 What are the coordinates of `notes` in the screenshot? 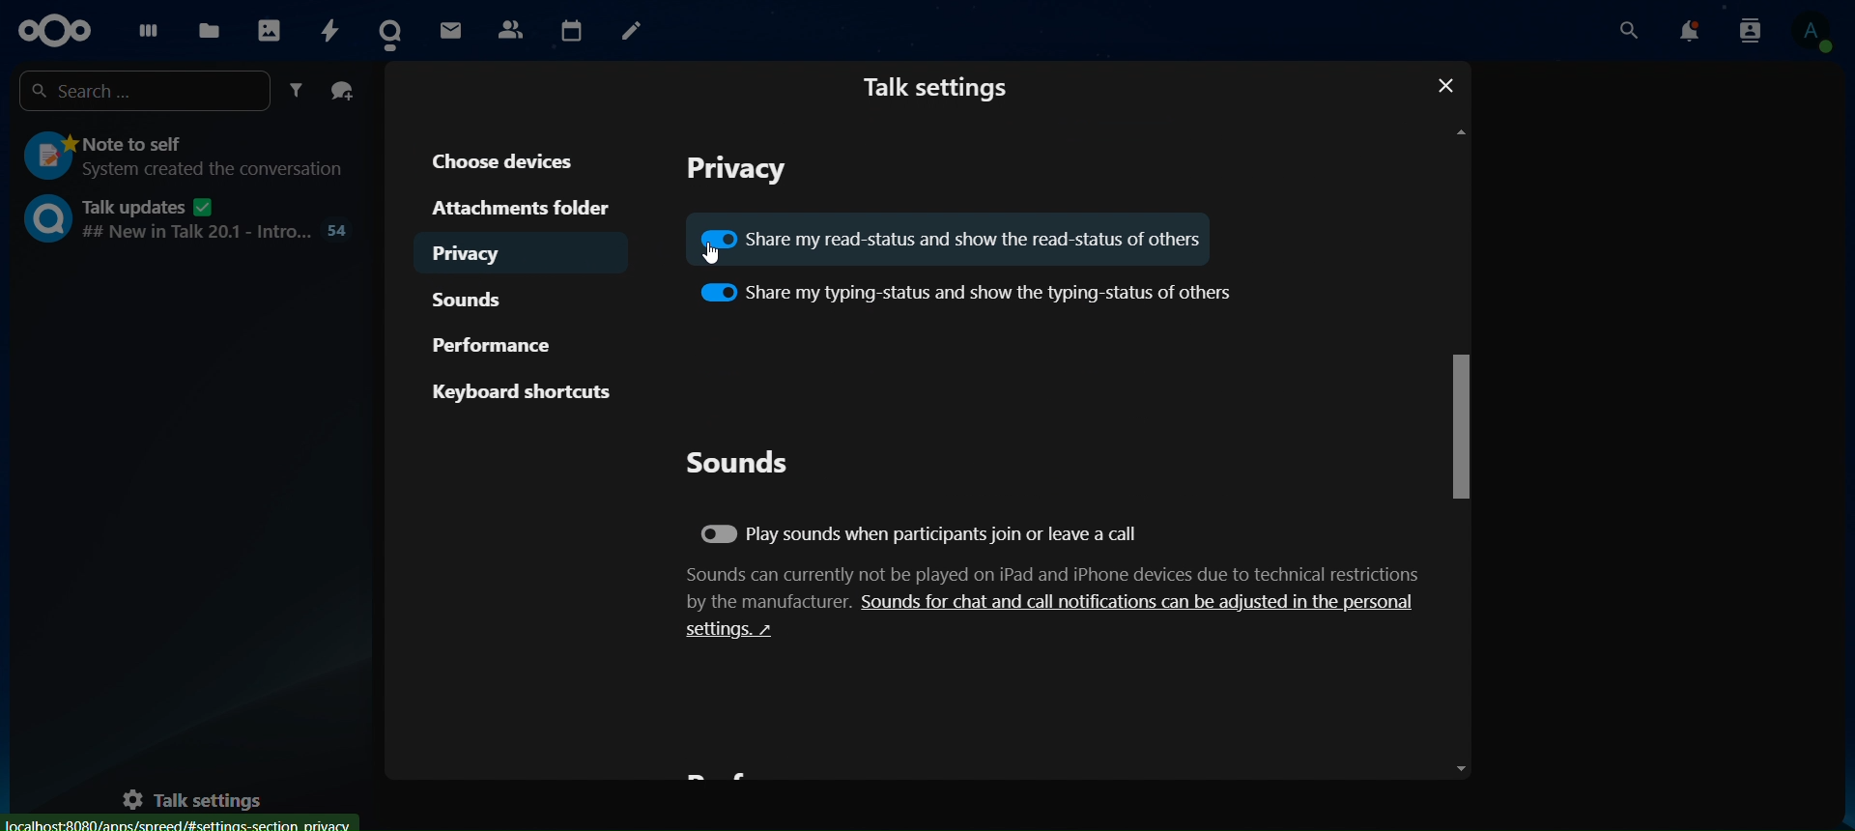 It's located at (630, 31).